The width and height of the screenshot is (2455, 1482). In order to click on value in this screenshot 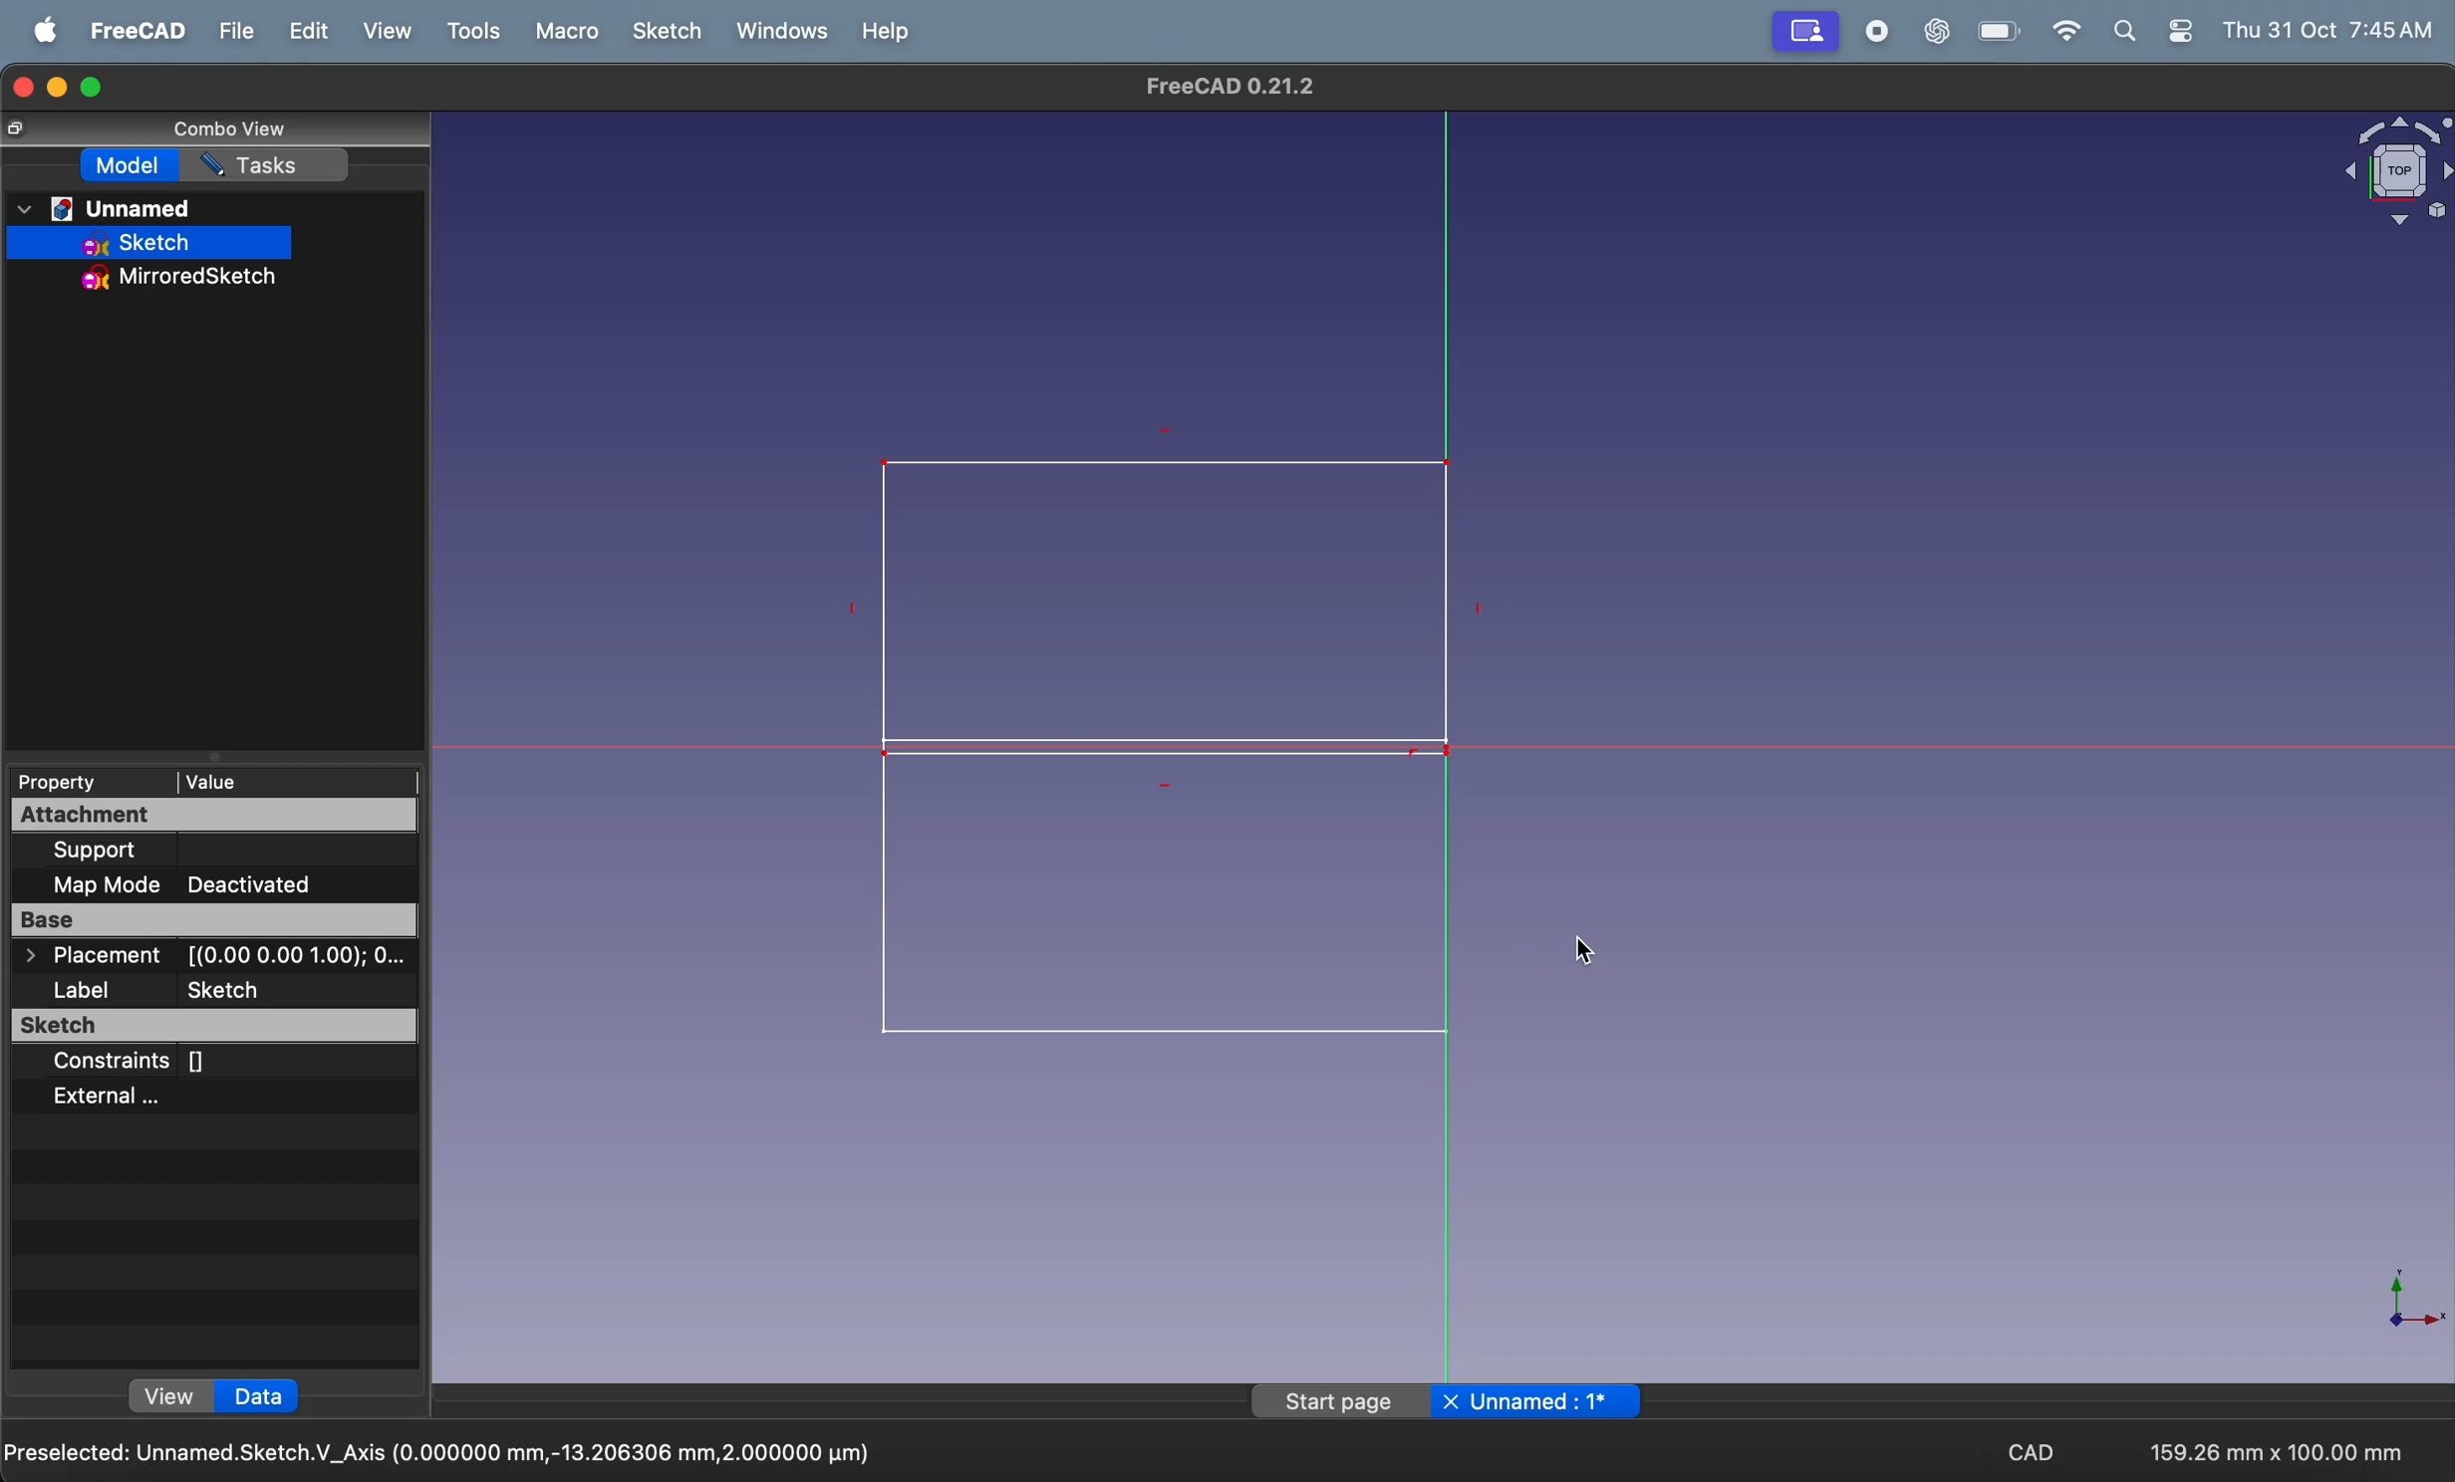, I will do `click(281, 774)`.